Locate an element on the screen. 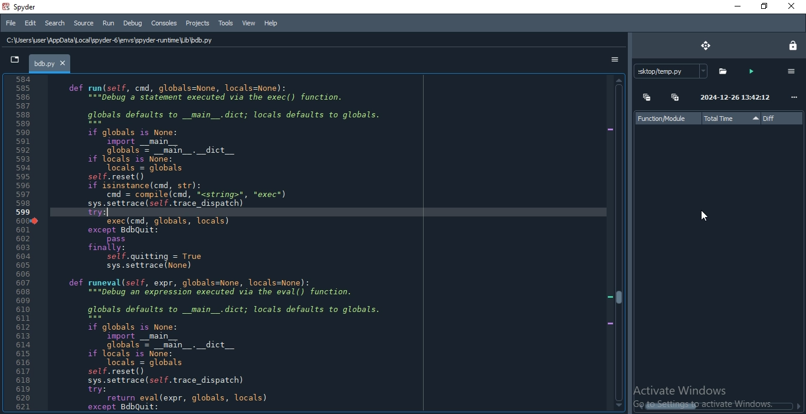 This screenshot has width=806, height=414. file info is located at coordinates (721, 253).